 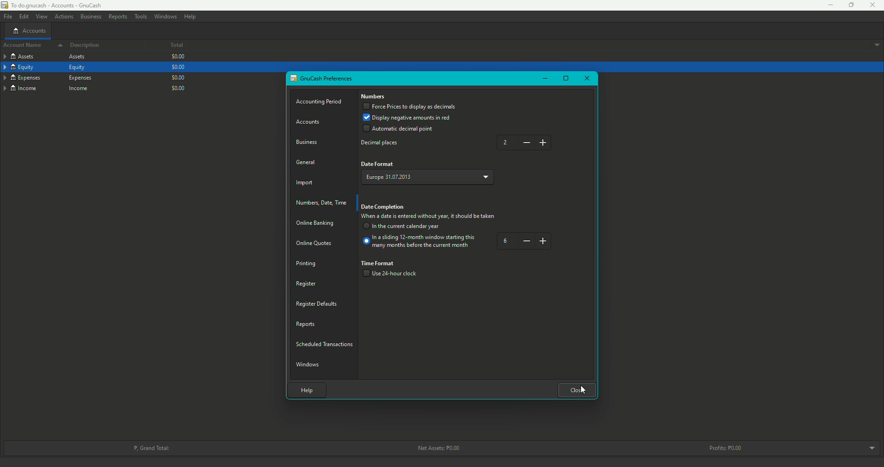 What do you see at coordinates (384, 207) in the screenshot?
I see `Date Completion` at bounding box center [384, 207].